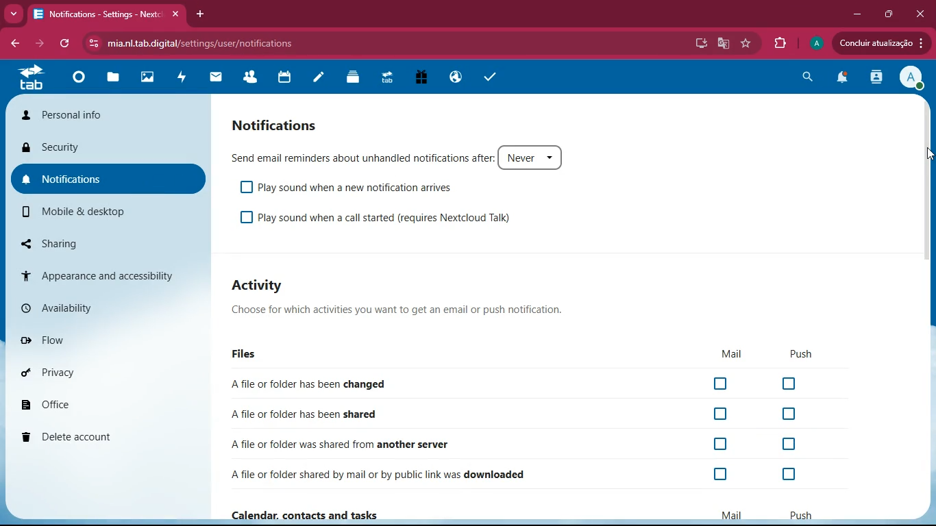  I want to click on off, so click(784, 444).